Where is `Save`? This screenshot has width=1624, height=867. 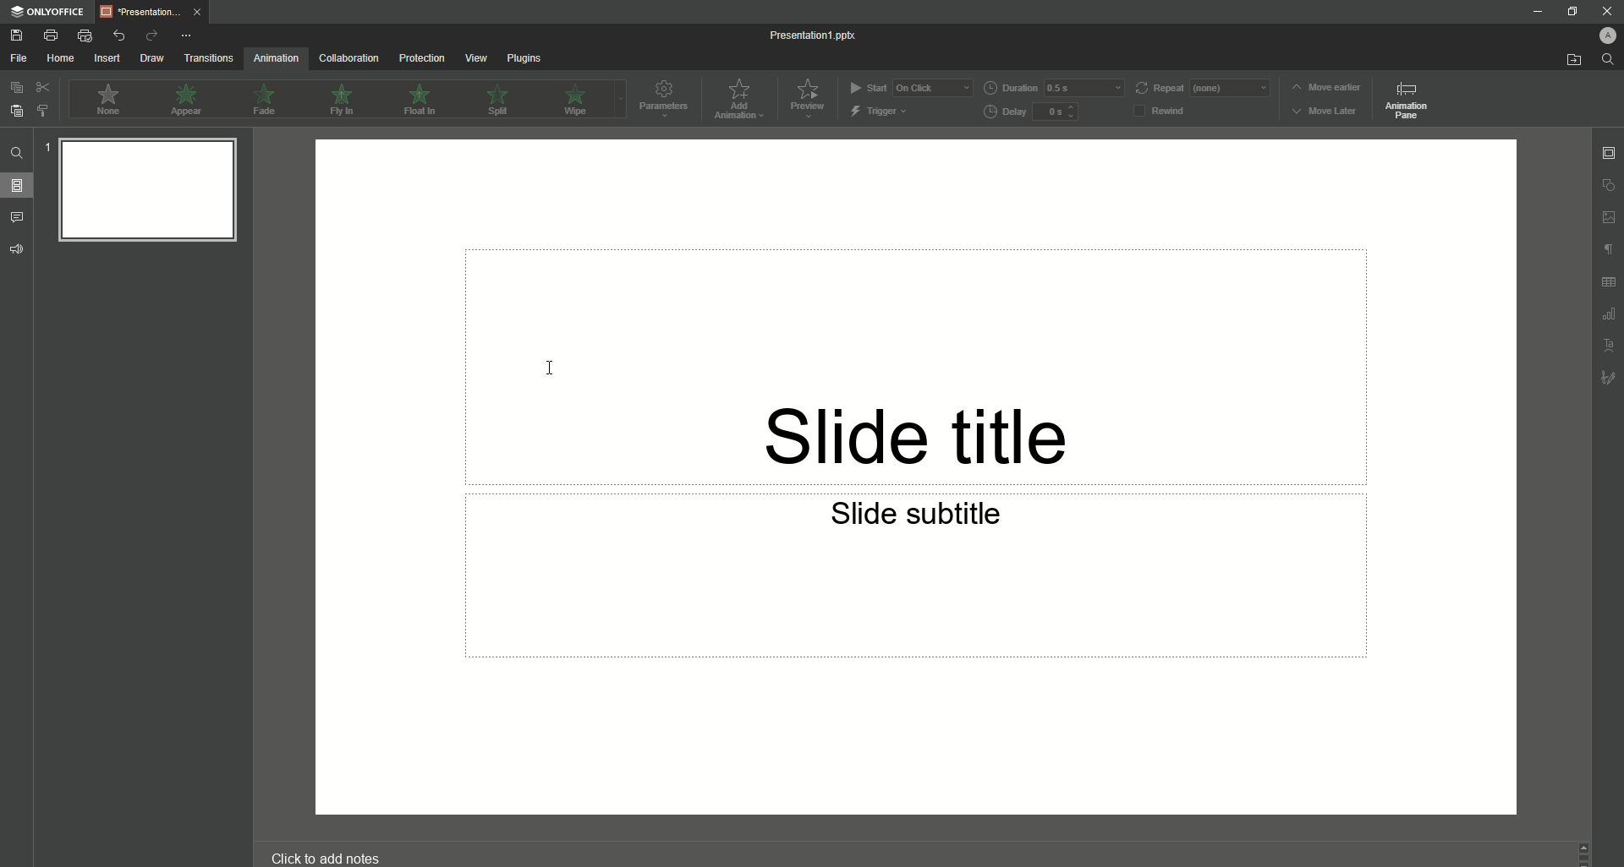
Save is located at coordinates (17, 36).